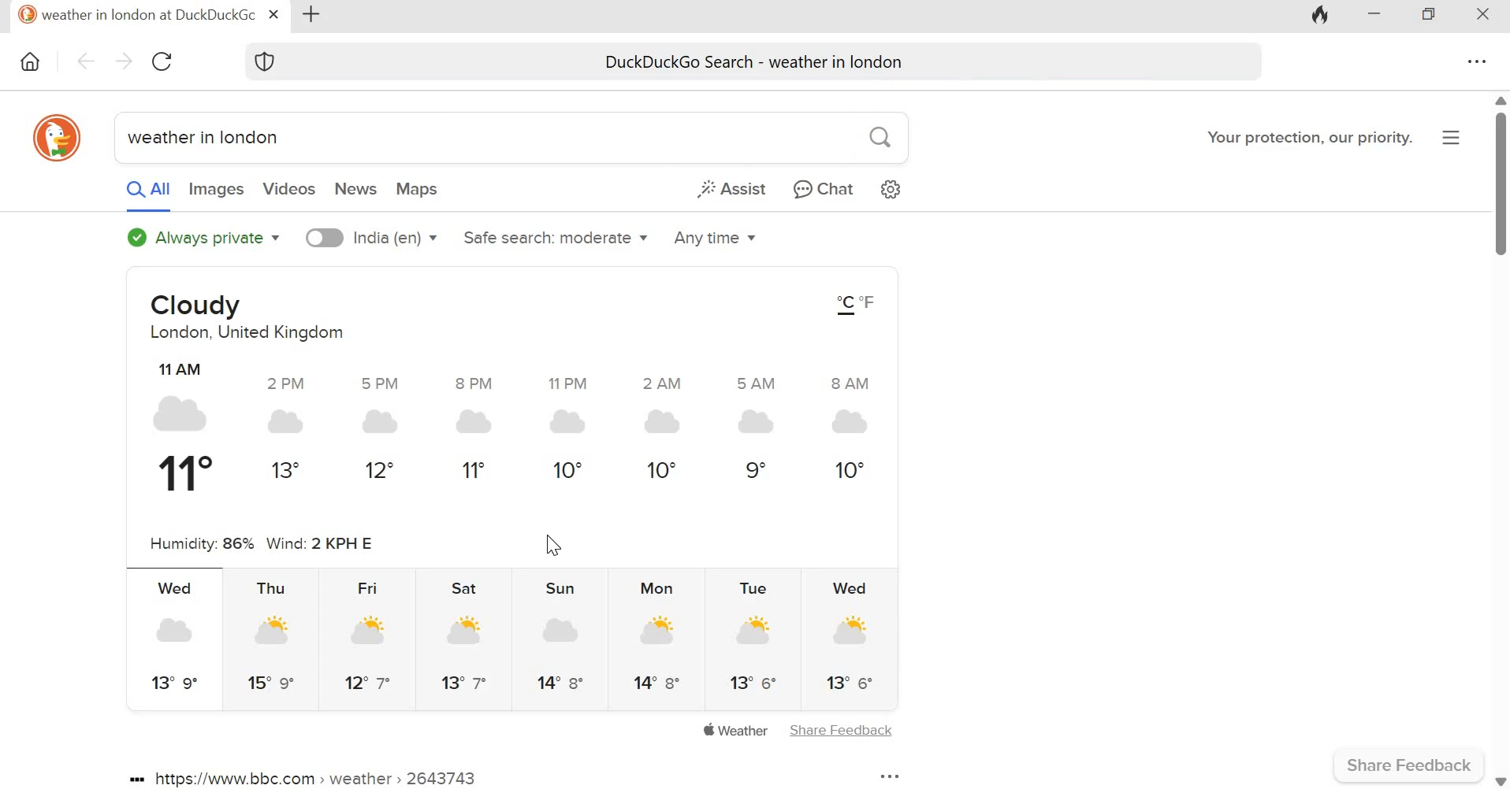  I want to click on Indicates cloudy, so click(754, 422).